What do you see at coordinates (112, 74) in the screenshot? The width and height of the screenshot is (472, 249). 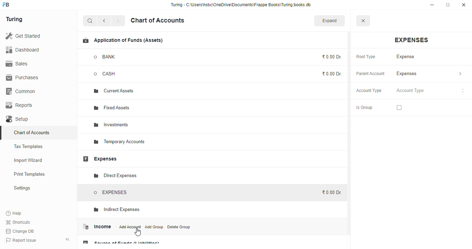 I see `CASH` at bounding box center [112, 74].